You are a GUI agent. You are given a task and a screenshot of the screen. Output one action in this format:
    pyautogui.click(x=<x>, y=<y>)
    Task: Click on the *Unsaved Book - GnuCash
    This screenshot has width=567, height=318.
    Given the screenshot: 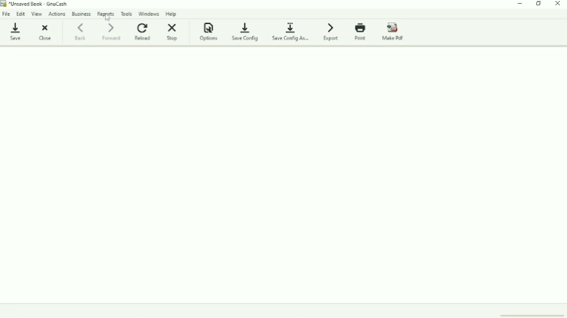 What is the action you would take?
    pyautogui.click(x=39, y=4)
    